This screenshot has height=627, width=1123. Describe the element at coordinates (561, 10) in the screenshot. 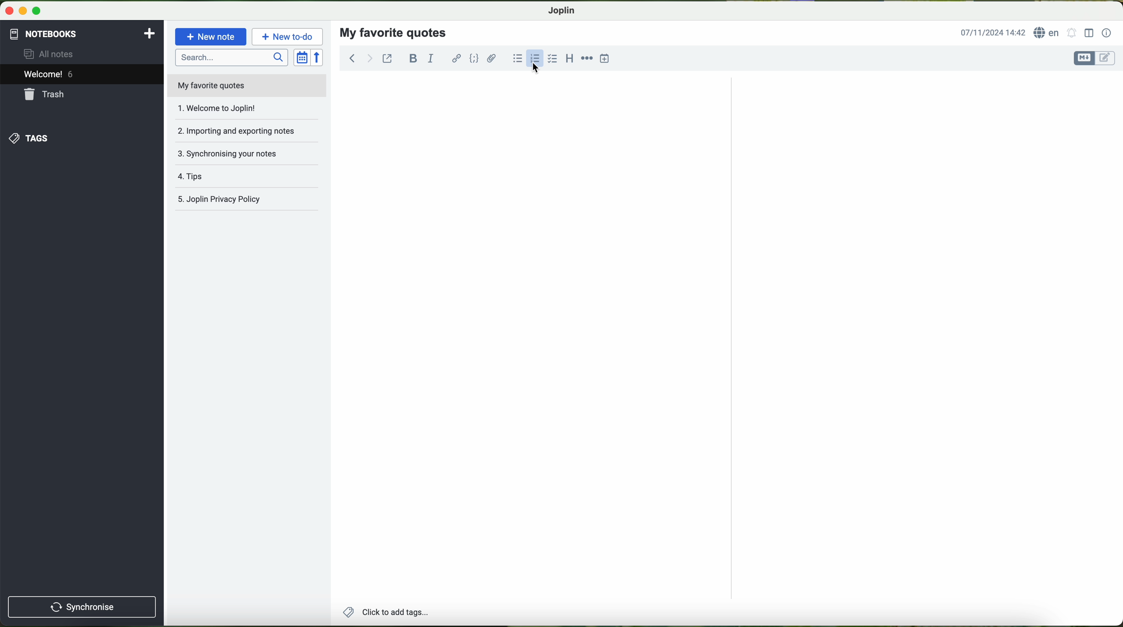

I see `Joplin` at that location.